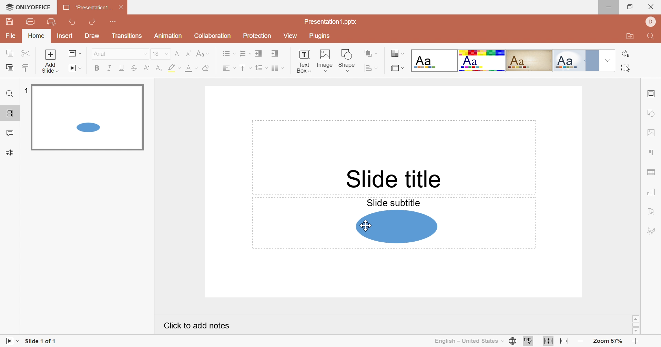 This screenshot has height=347, width=661. Describe the element at coordinates (370, 53) in the screenshot. I see `Arrange shape` at that location.